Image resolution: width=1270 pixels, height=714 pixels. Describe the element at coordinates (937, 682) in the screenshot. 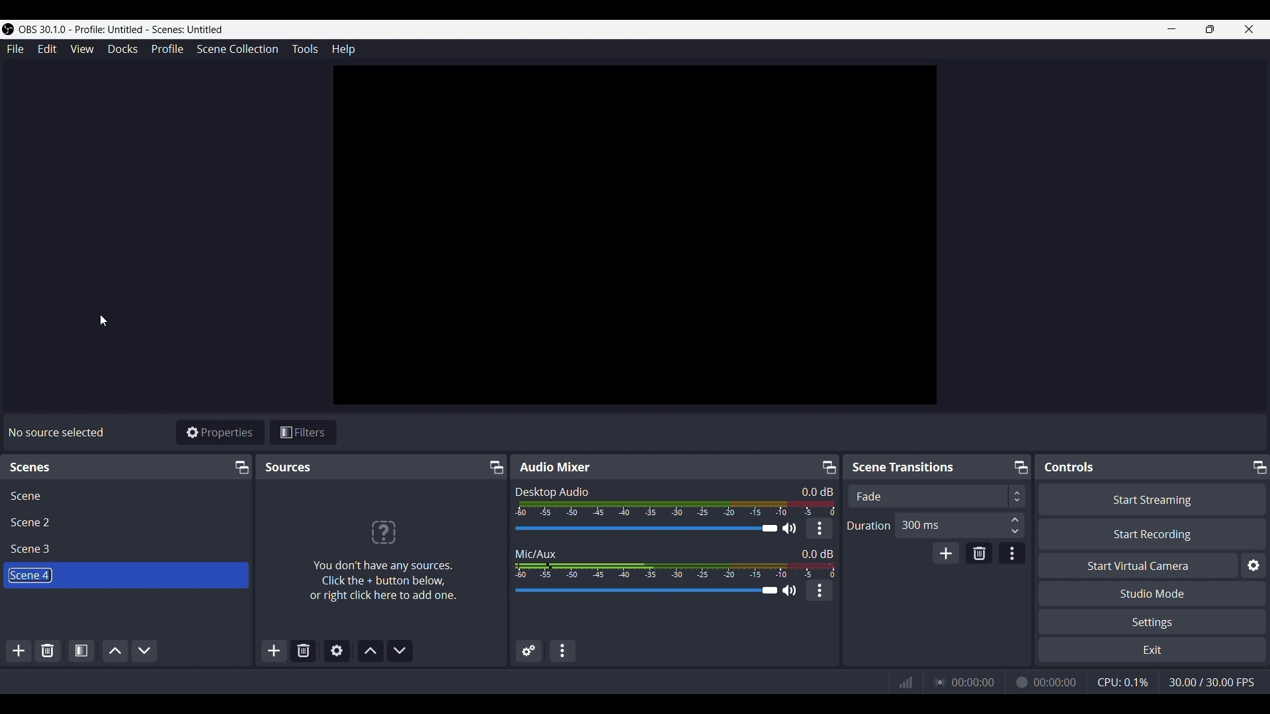

I see `Streaming` at that location.